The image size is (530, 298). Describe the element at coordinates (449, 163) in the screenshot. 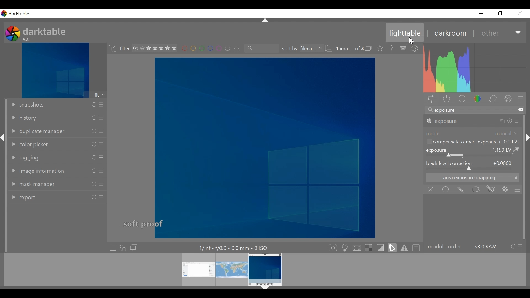

I see `black level correction` at that location.